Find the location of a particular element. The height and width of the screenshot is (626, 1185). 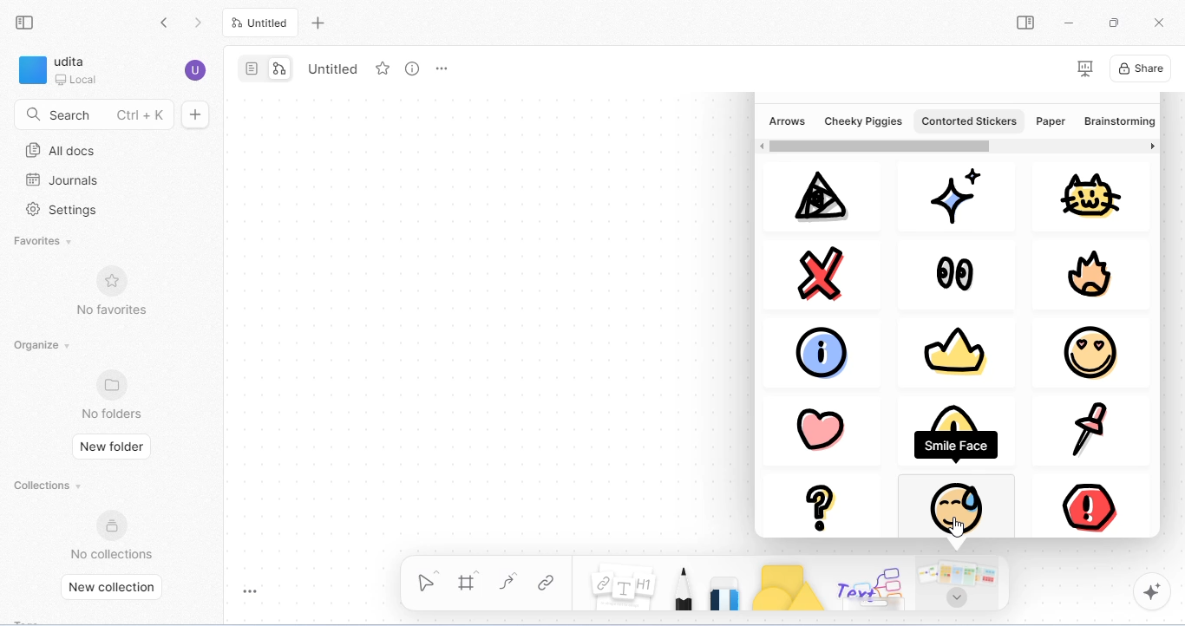

new folder is located at coordinates (113, 446).